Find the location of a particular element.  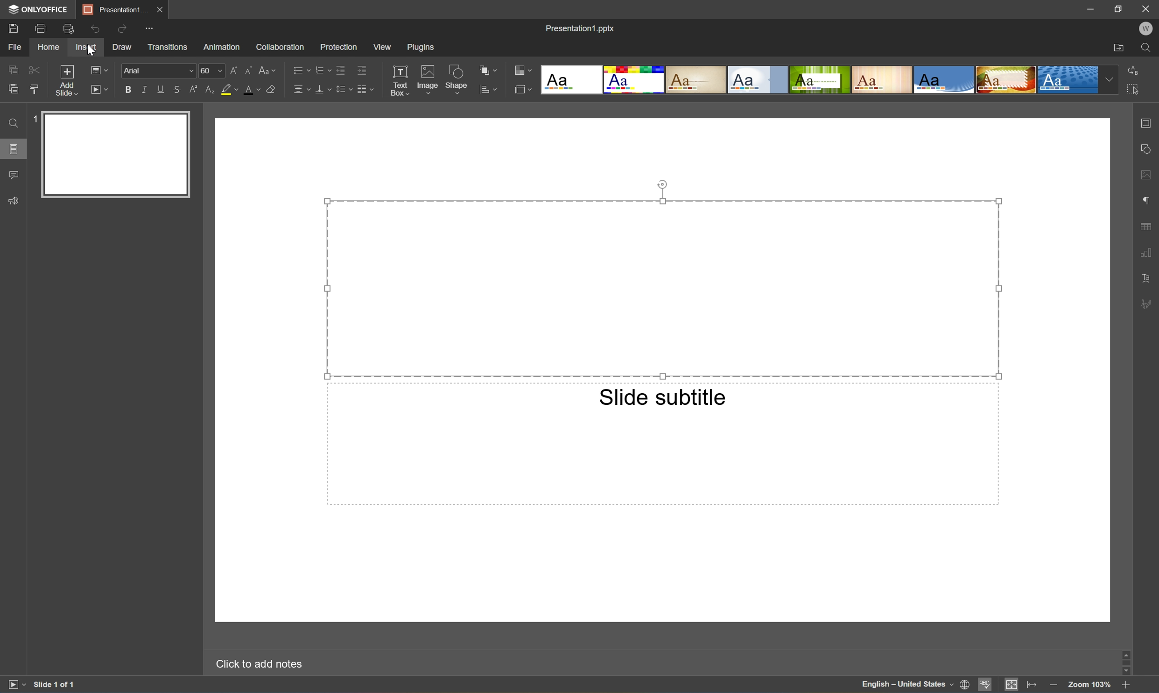

Copy is located at coordinates (11, 68).